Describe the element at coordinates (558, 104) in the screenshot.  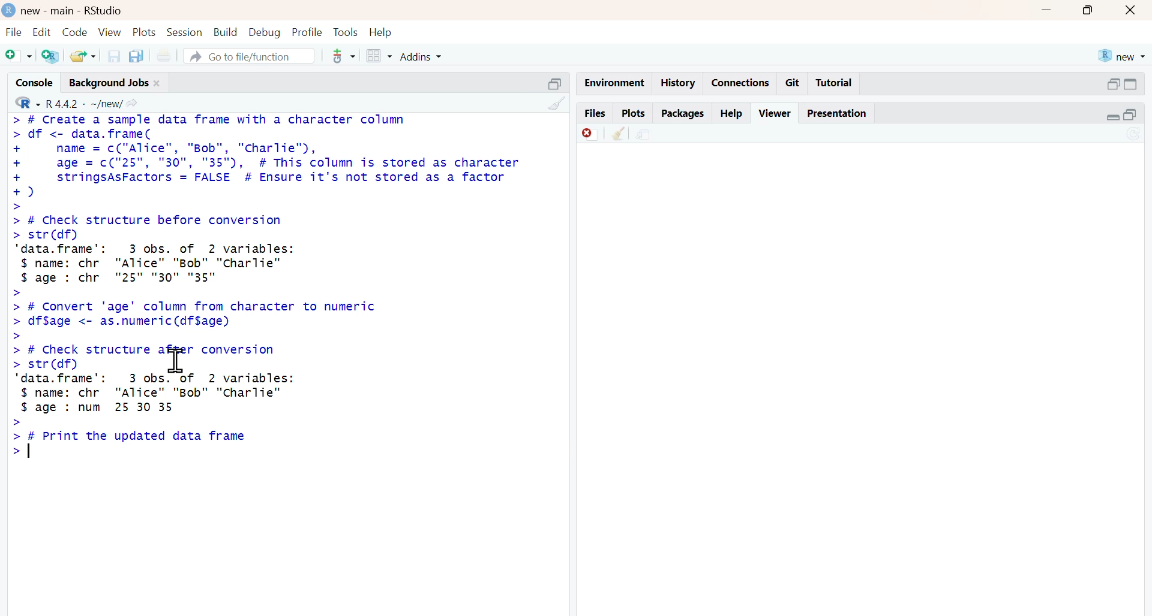
I see `clean` at that location.